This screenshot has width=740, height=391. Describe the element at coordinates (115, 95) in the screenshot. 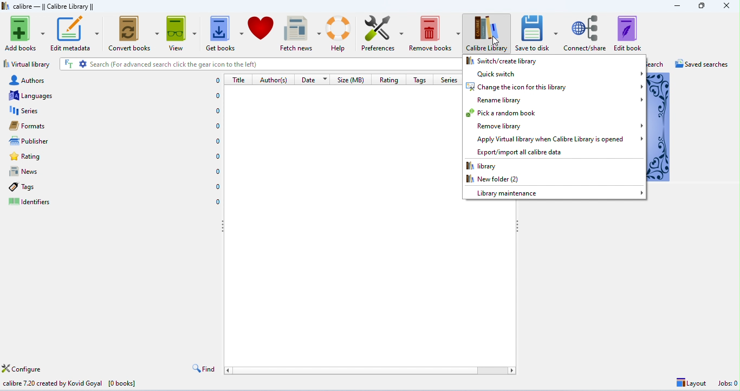

I see `languages` at that location.